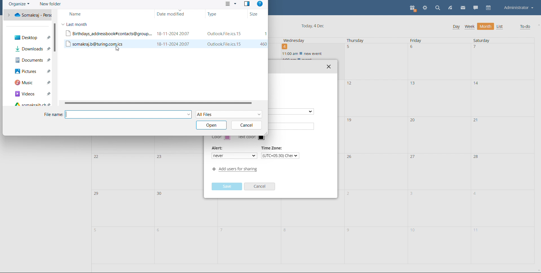 This screenshot has width=541, height=273. What do you see at coordinates (157, 103) in the screenshot?
I see `horizontal scrollbar` at bounding box center [157, 103].